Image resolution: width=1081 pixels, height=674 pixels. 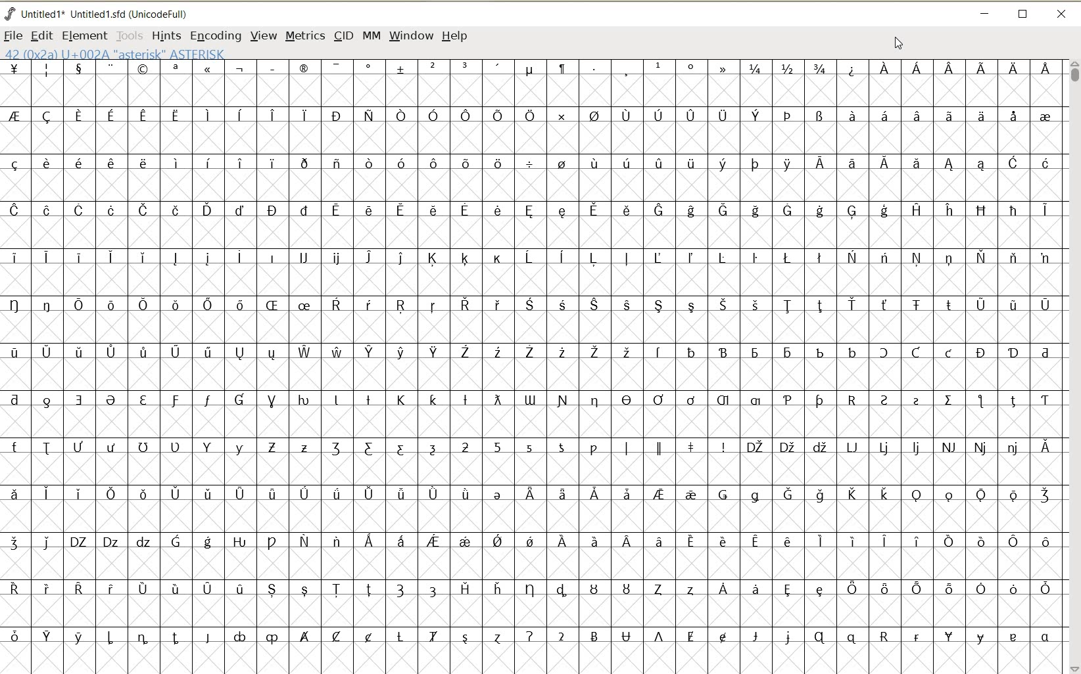 What do you see at coordinates (264, 37) in the screenshot?
I see `VIEW` at bounding box center [264, 37].